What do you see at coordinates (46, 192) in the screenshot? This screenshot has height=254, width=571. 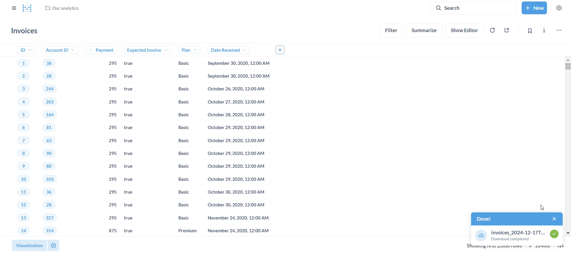 I see `36` at bounding box center [46, 192].